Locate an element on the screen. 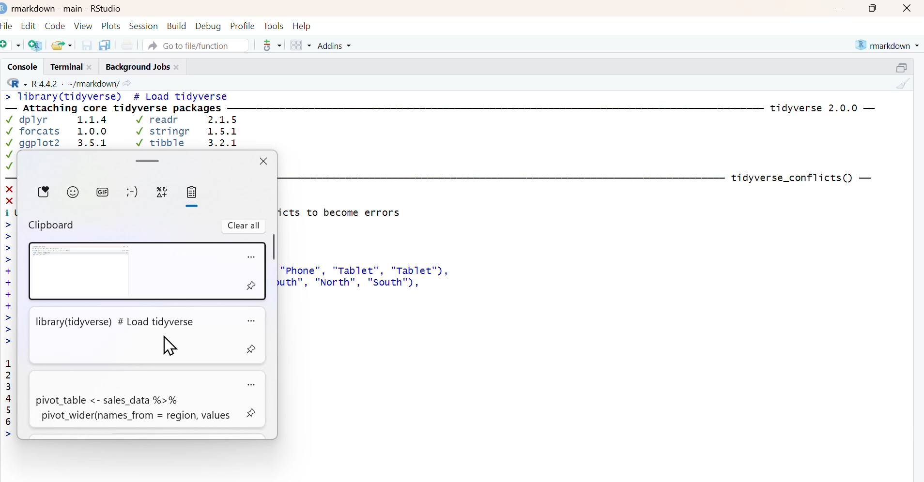 The height and width of the screenshot is (482, 924). options is located at coordinates (252, 384).